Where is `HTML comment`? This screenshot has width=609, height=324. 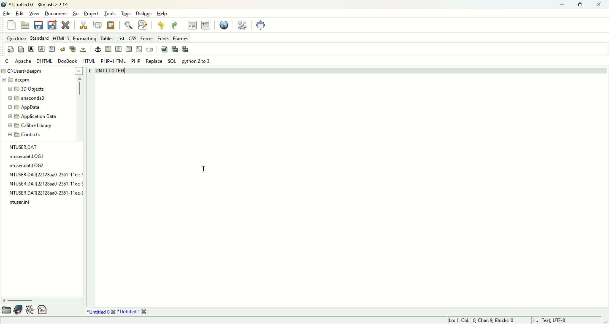
HTML comment is located at coordinates (138, 49).